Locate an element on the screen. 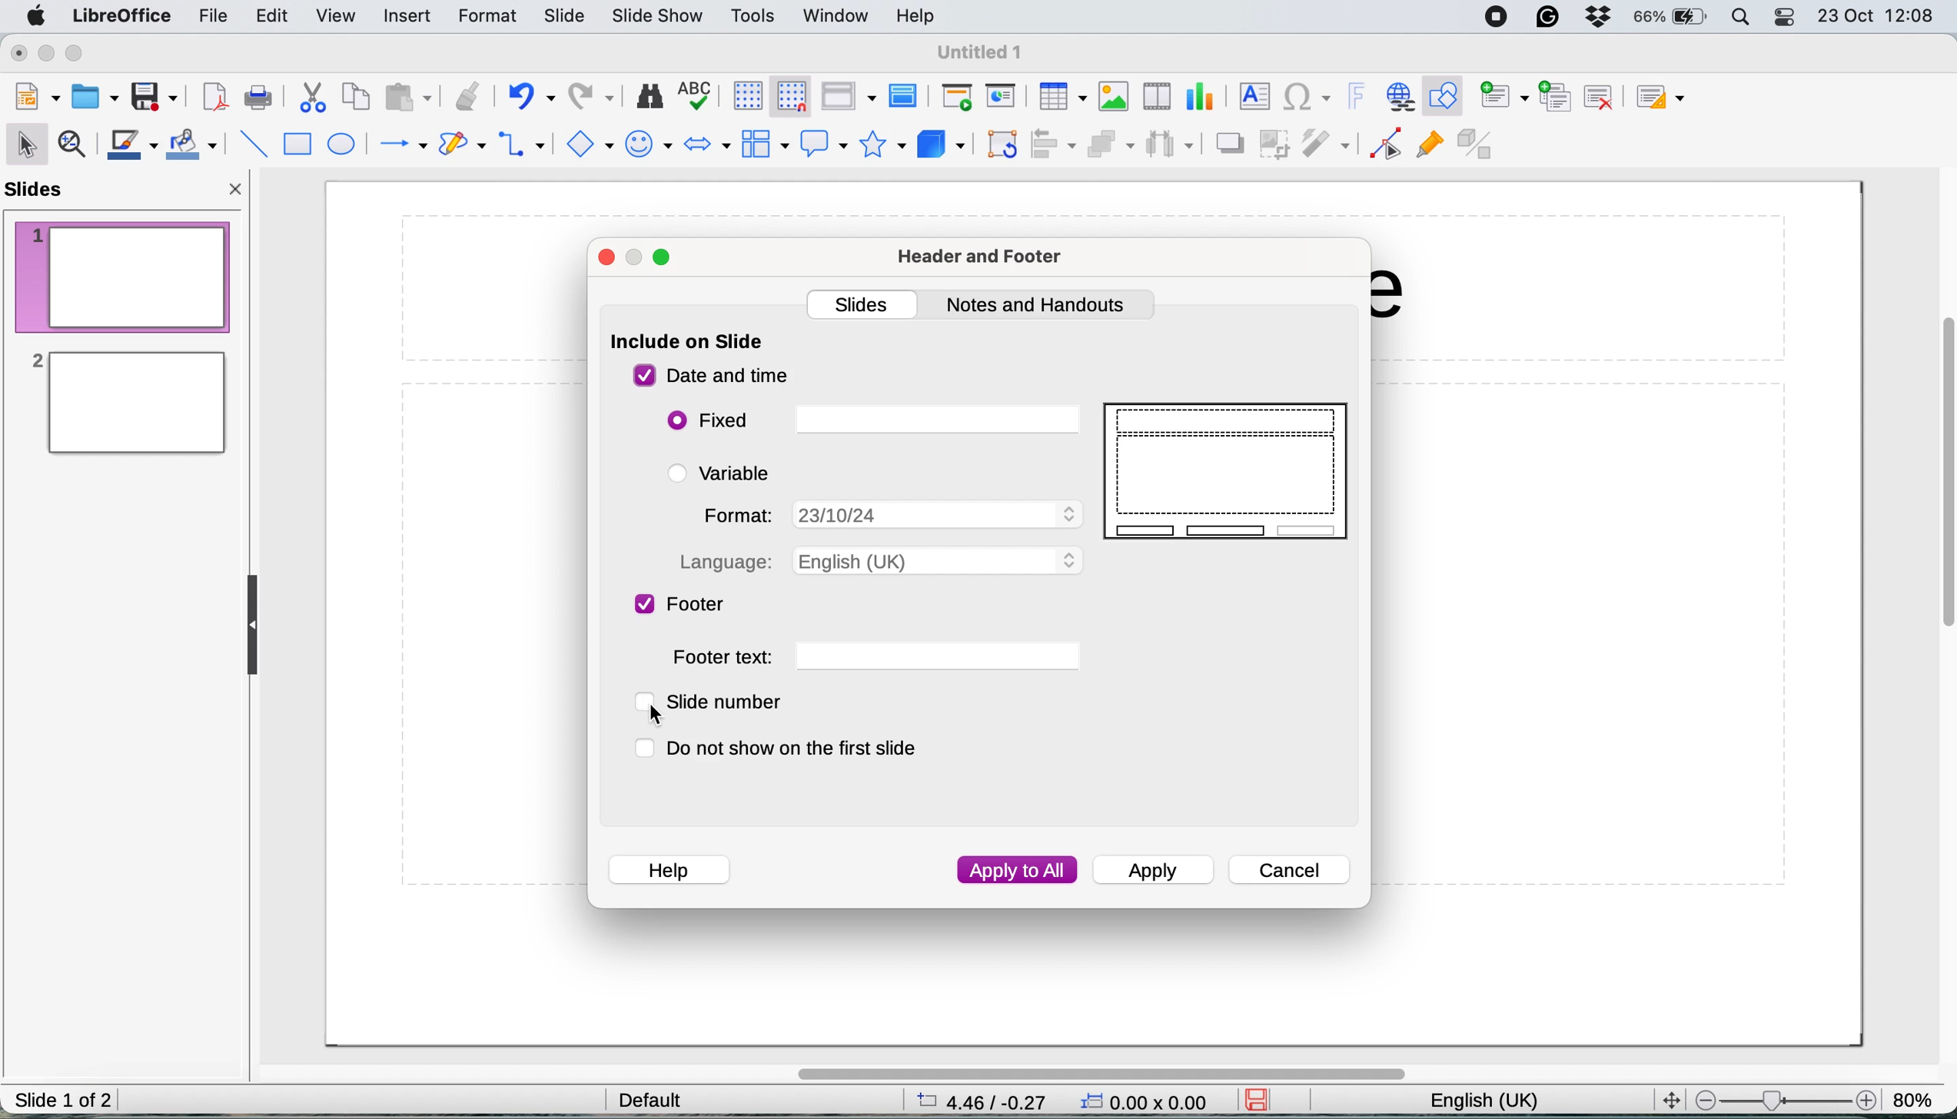 This screenshot has width=1957, height=1119. select three objects to distribute is located at coordinates (1170, 147).